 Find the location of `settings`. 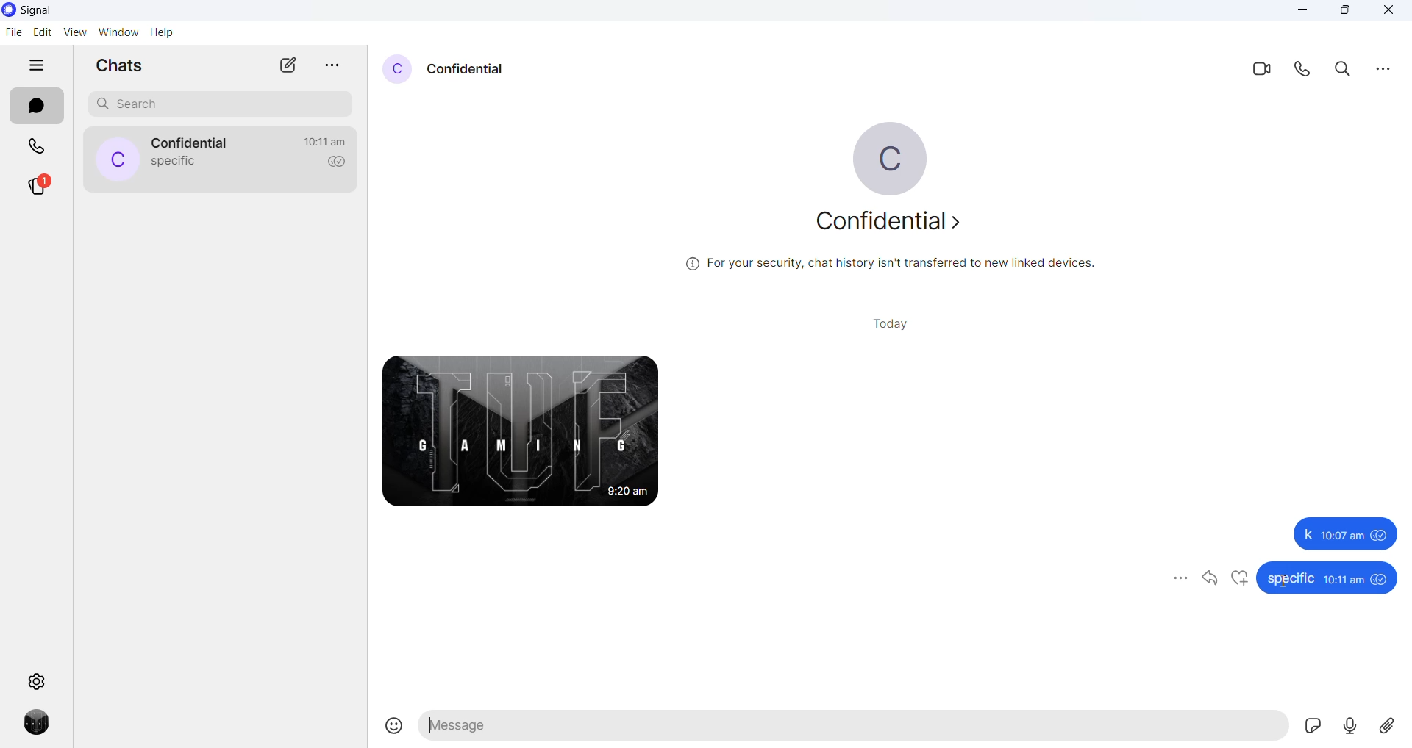

settings is located at coordinates (41, 681).